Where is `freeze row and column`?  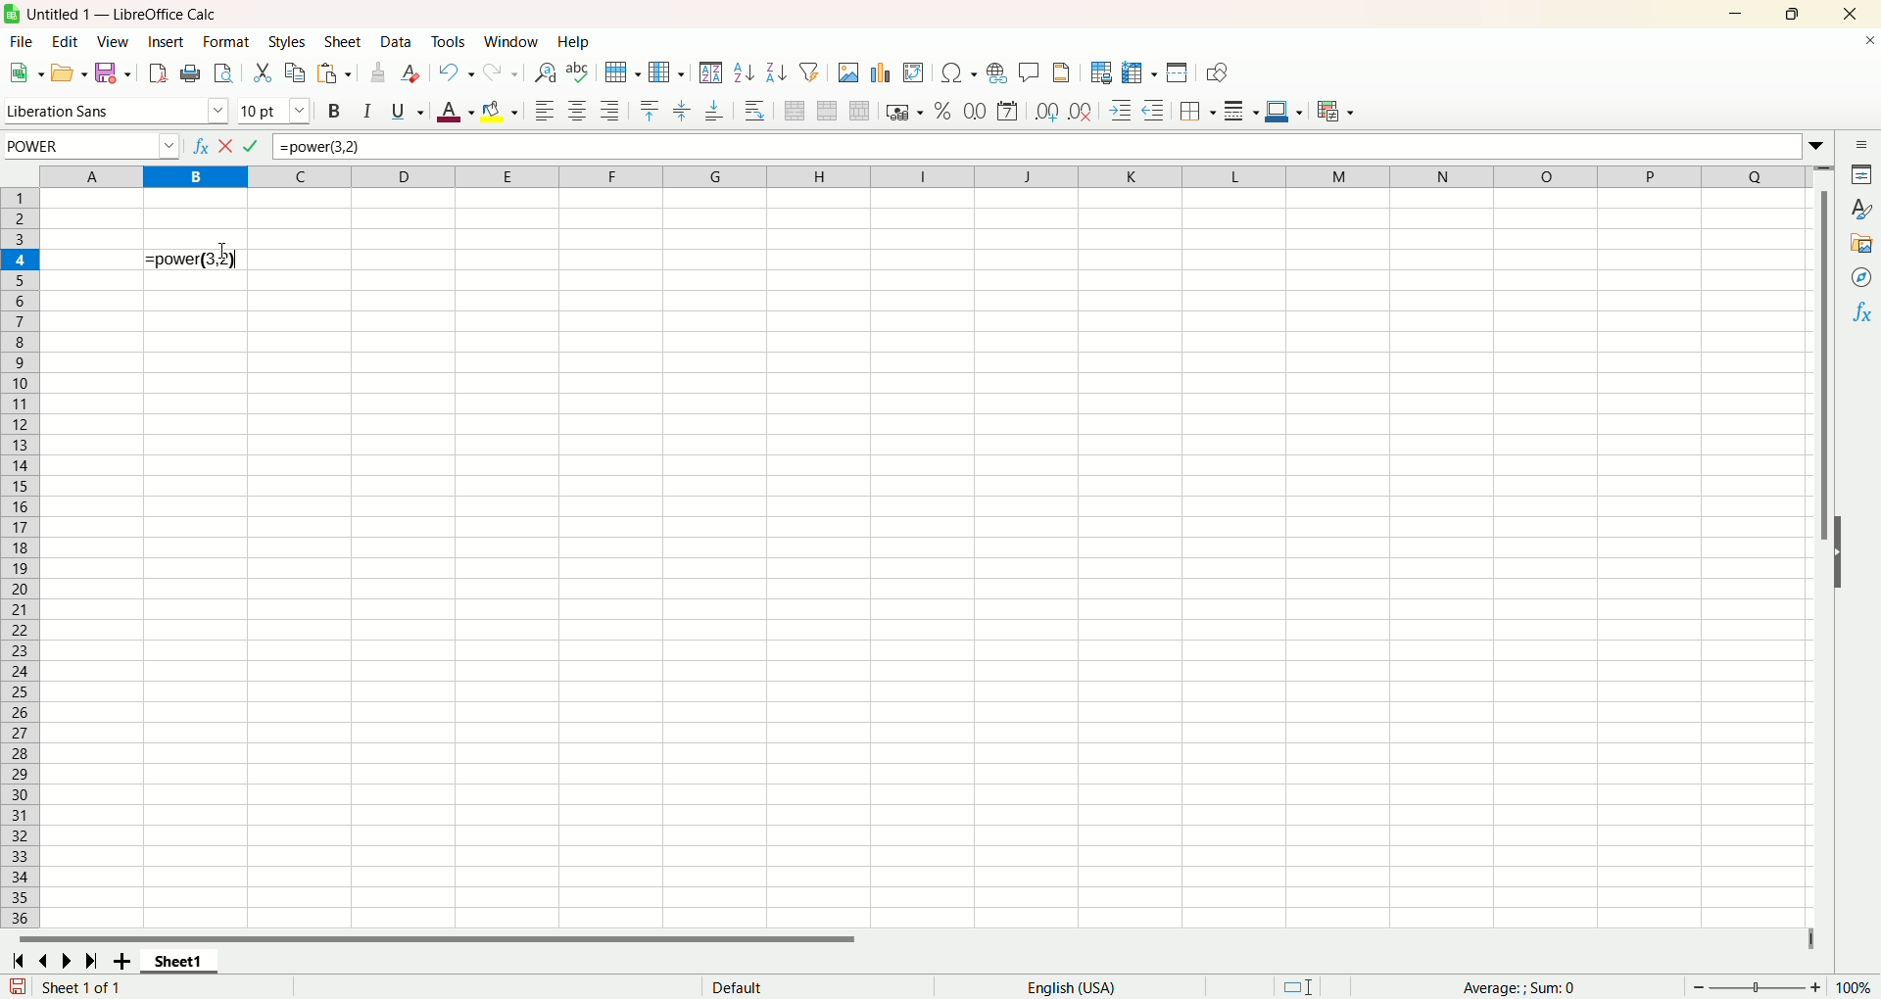 freeze row and column is located at coordinates (1139, 72).